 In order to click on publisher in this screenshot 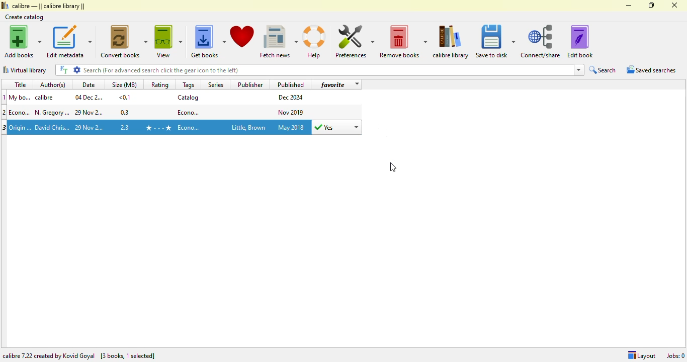, I will do `click(247, 128)`.